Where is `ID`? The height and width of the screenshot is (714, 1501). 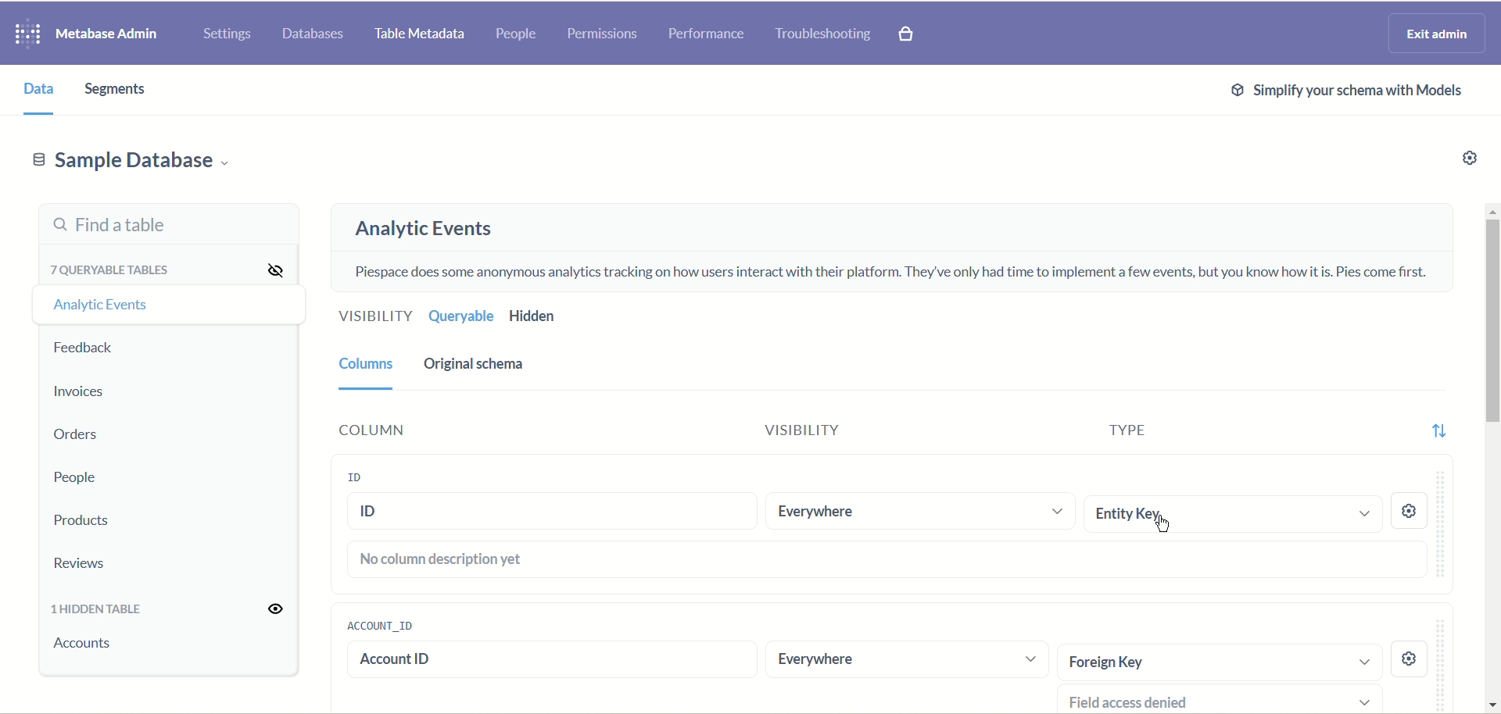 ID is located at coordinates (351, 480).